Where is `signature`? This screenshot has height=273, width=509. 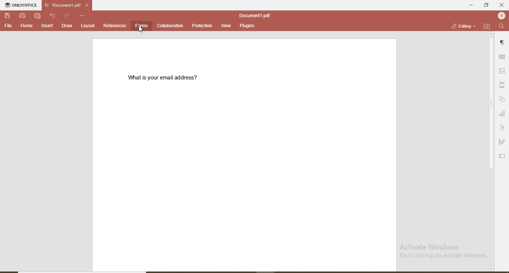 signature is located at coordinates (502, 142).